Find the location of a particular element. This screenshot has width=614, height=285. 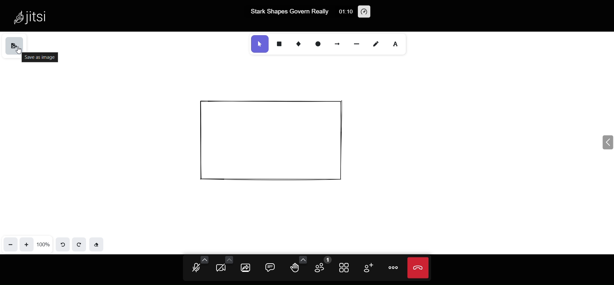

camera is located at coordinates (221, 268).